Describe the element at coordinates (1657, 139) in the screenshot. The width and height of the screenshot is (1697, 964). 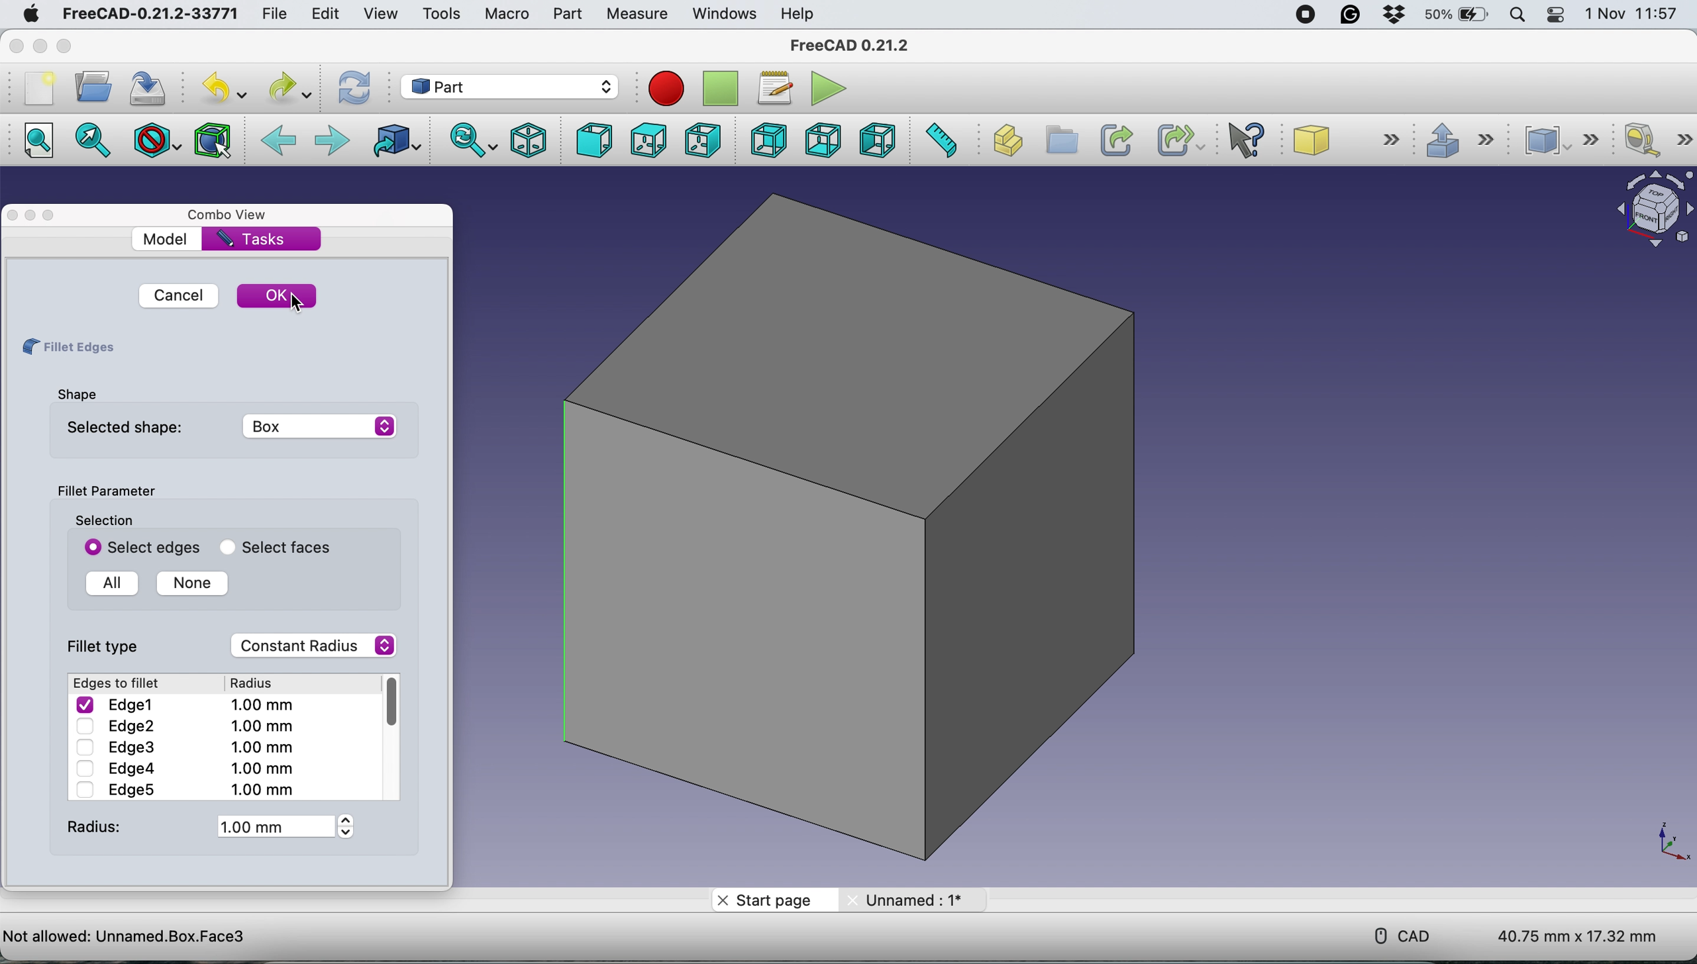
I see `mesure linear` at that location.